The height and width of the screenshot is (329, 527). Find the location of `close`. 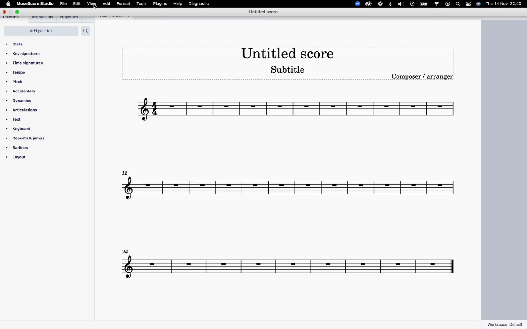

close is located at coordinates (131, 17).